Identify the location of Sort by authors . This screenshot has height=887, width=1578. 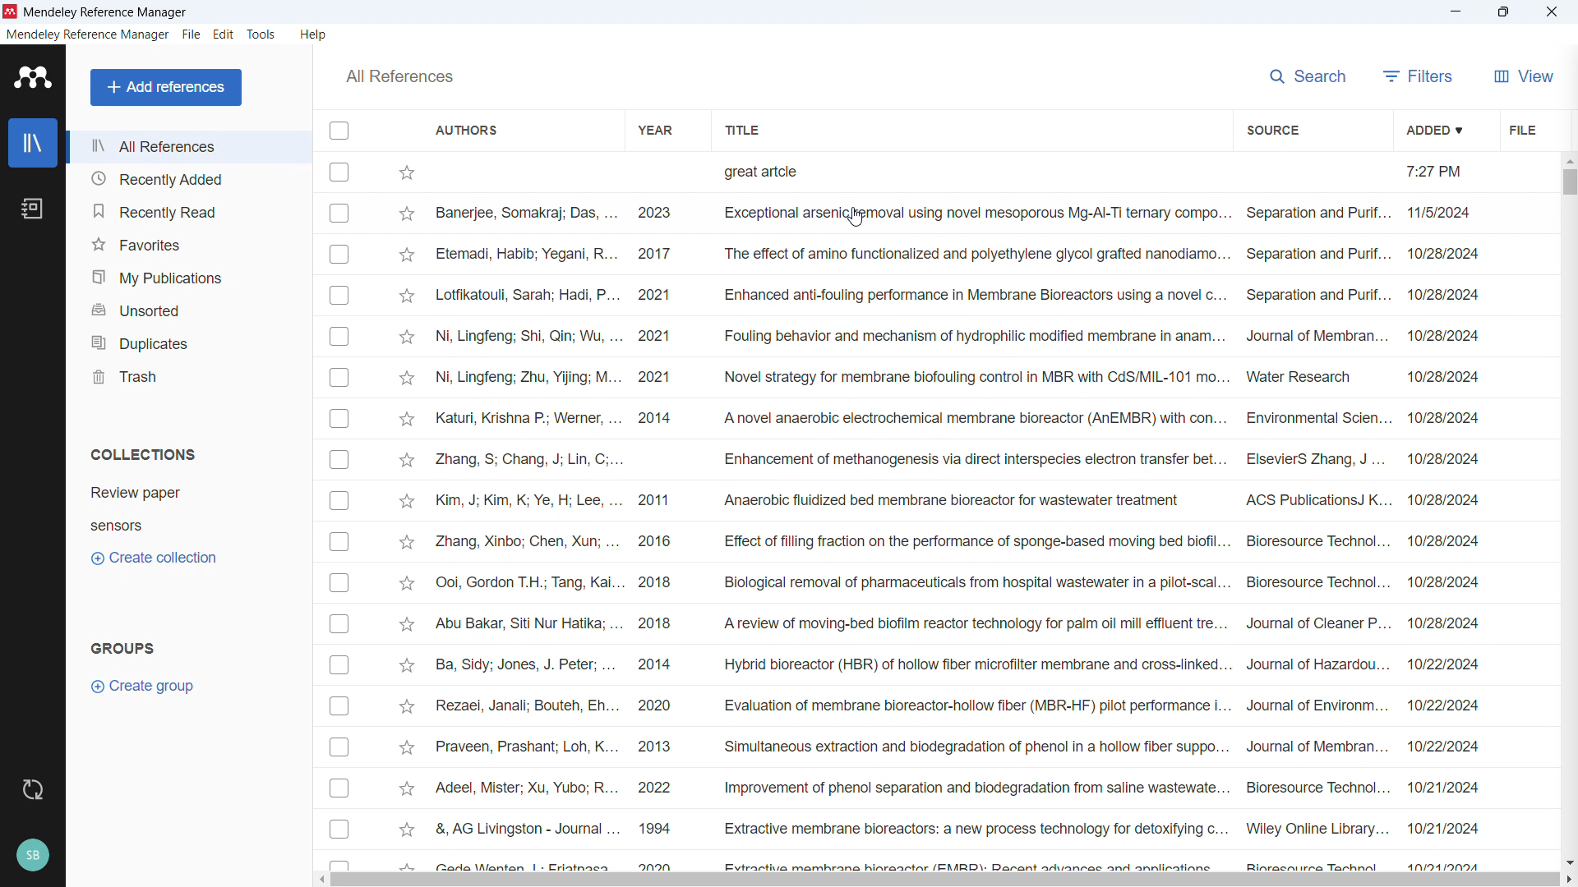
(468, 129).